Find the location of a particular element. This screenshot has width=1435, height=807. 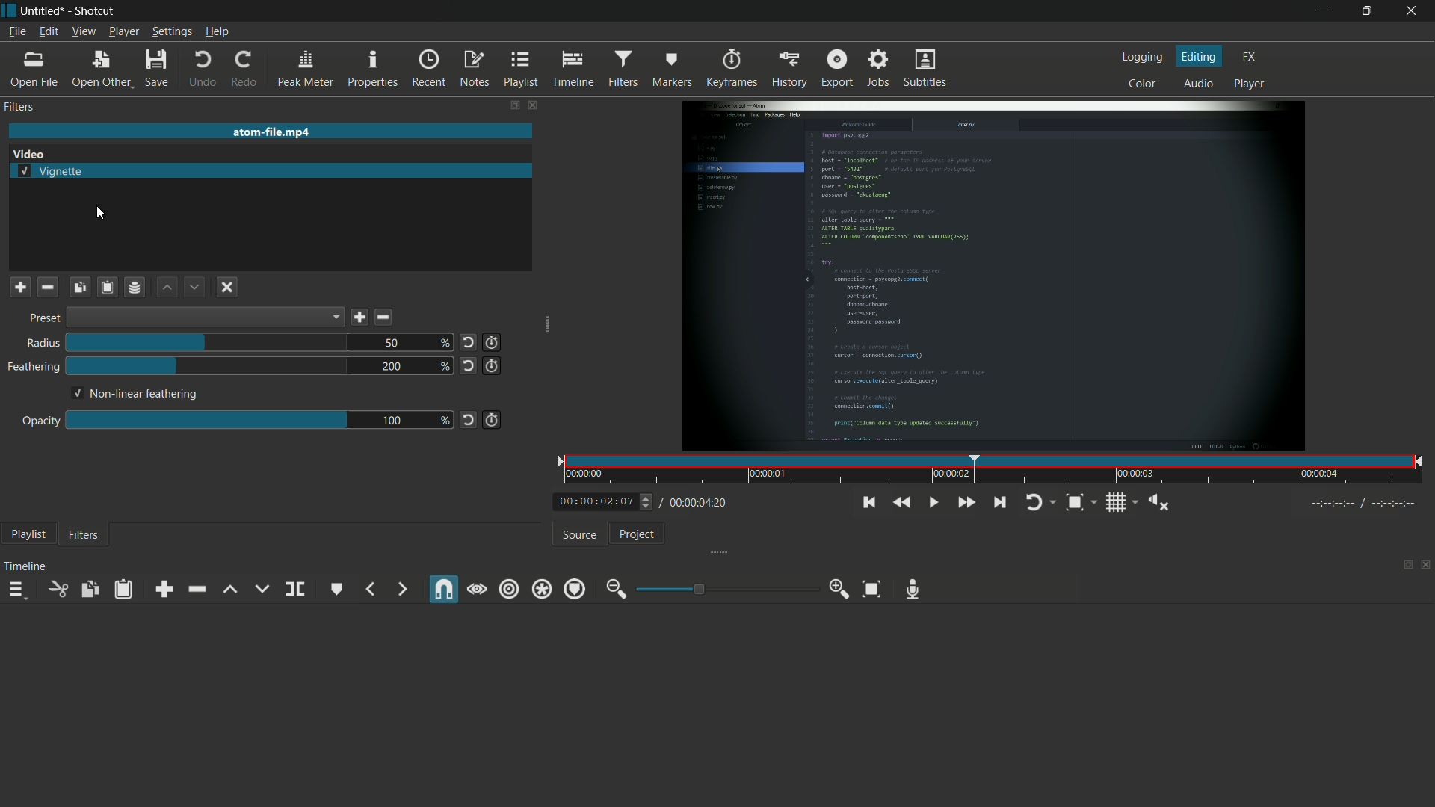

help menu is located at coordinates (217, 31).